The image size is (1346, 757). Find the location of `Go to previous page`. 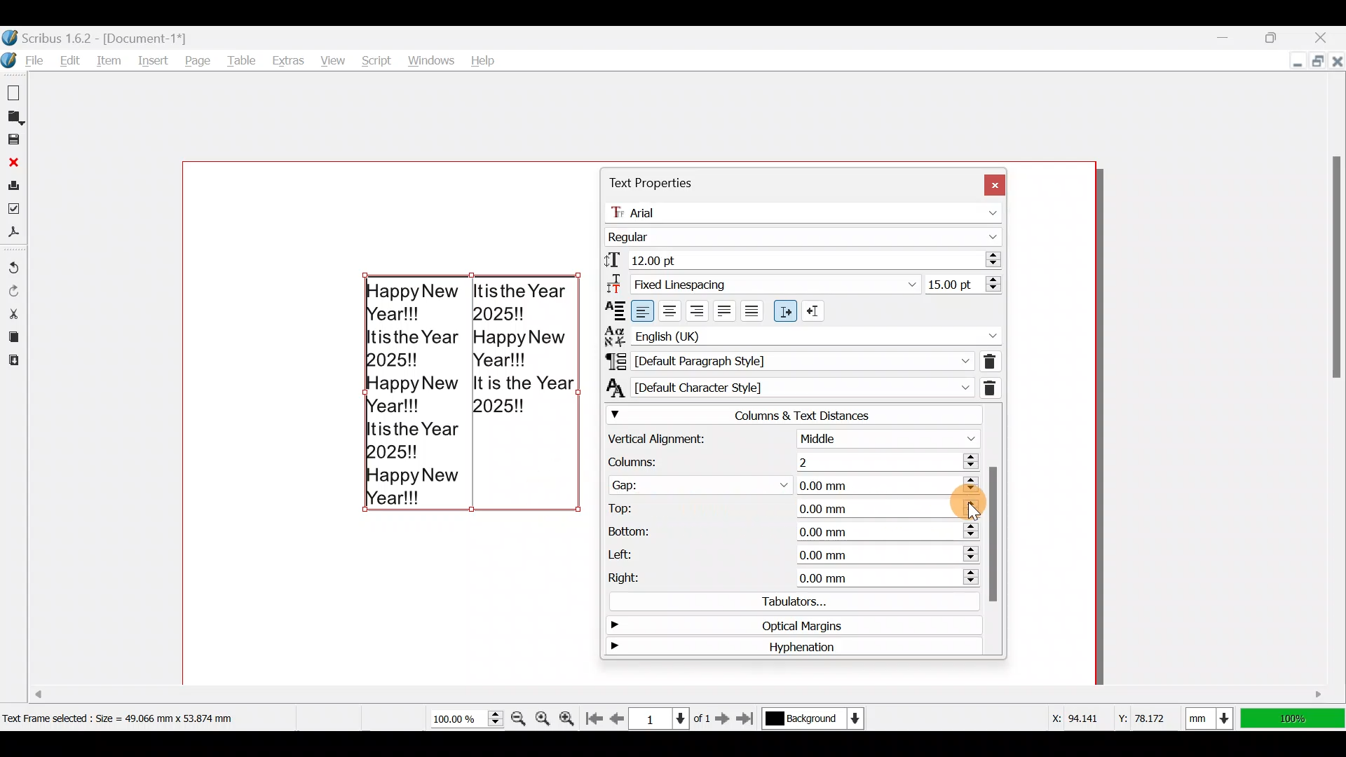

Go to previous page is located at coordinates (618, 716).